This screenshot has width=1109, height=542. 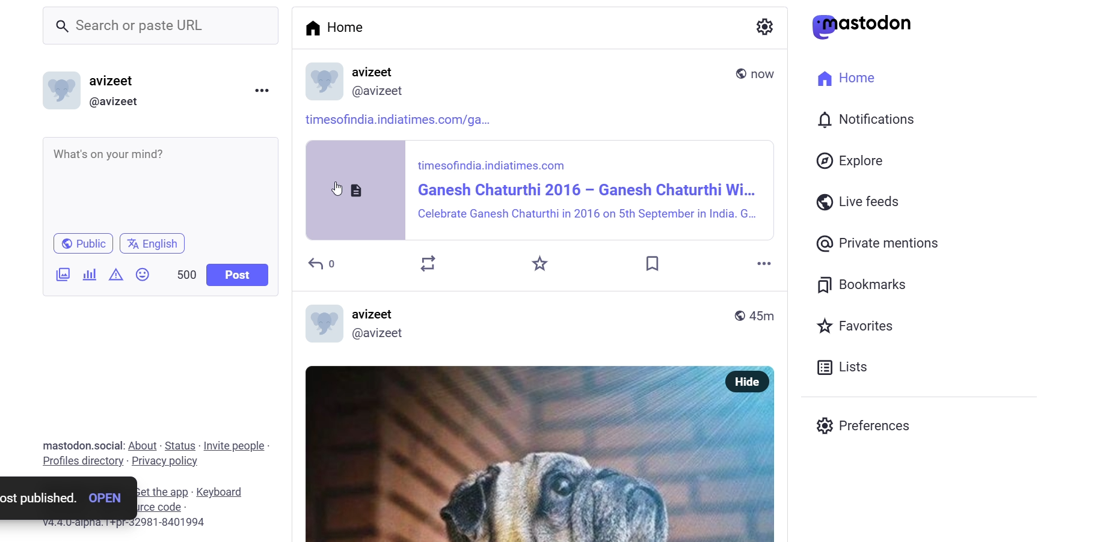 I want to click on logo, so click(x=323, y=321).